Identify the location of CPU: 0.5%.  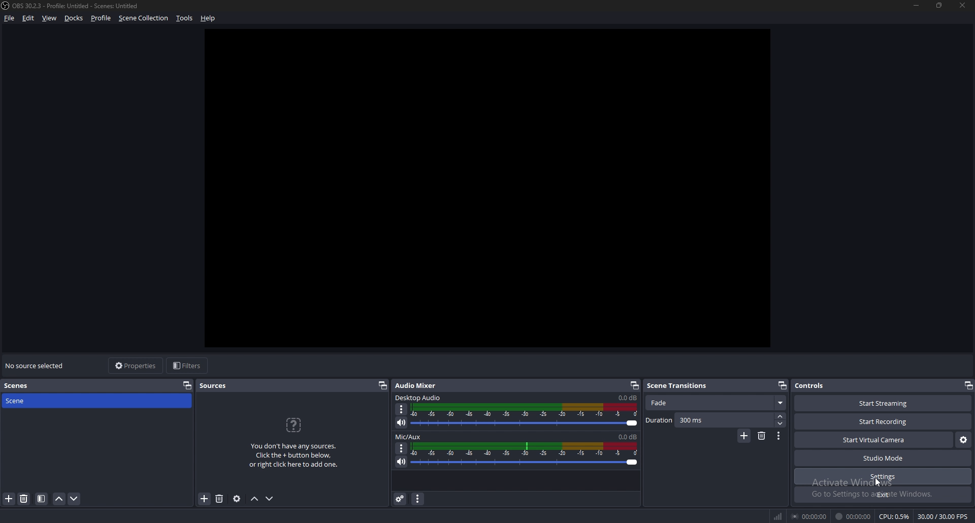
(894, 516).